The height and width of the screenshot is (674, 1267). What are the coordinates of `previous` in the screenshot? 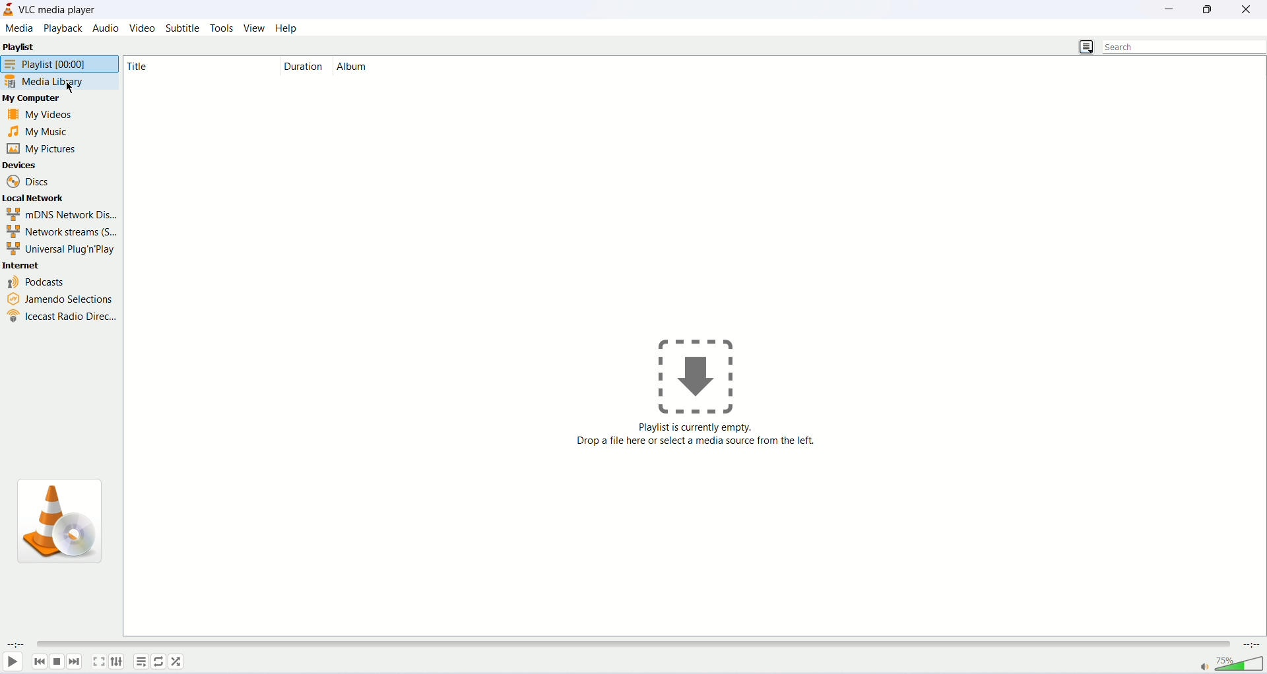 It's located at (38, 661).